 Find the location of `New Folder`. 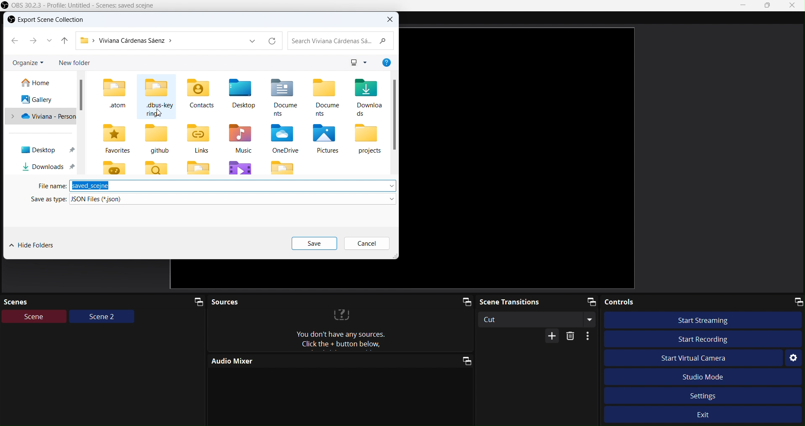

New Folder is located at coordinates (75, 63).